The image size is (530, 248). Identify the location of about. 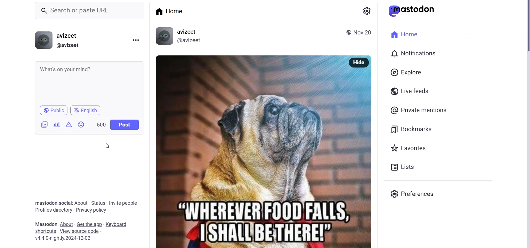
(81, 203).